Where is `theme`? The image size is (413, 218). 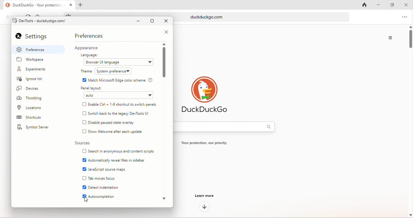 theme is located at coordinates (86, 72).